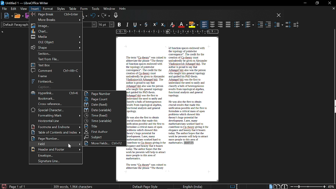  Describe the element at coordinates (55, 48) in the screenshot. I see `Shape` at that location.